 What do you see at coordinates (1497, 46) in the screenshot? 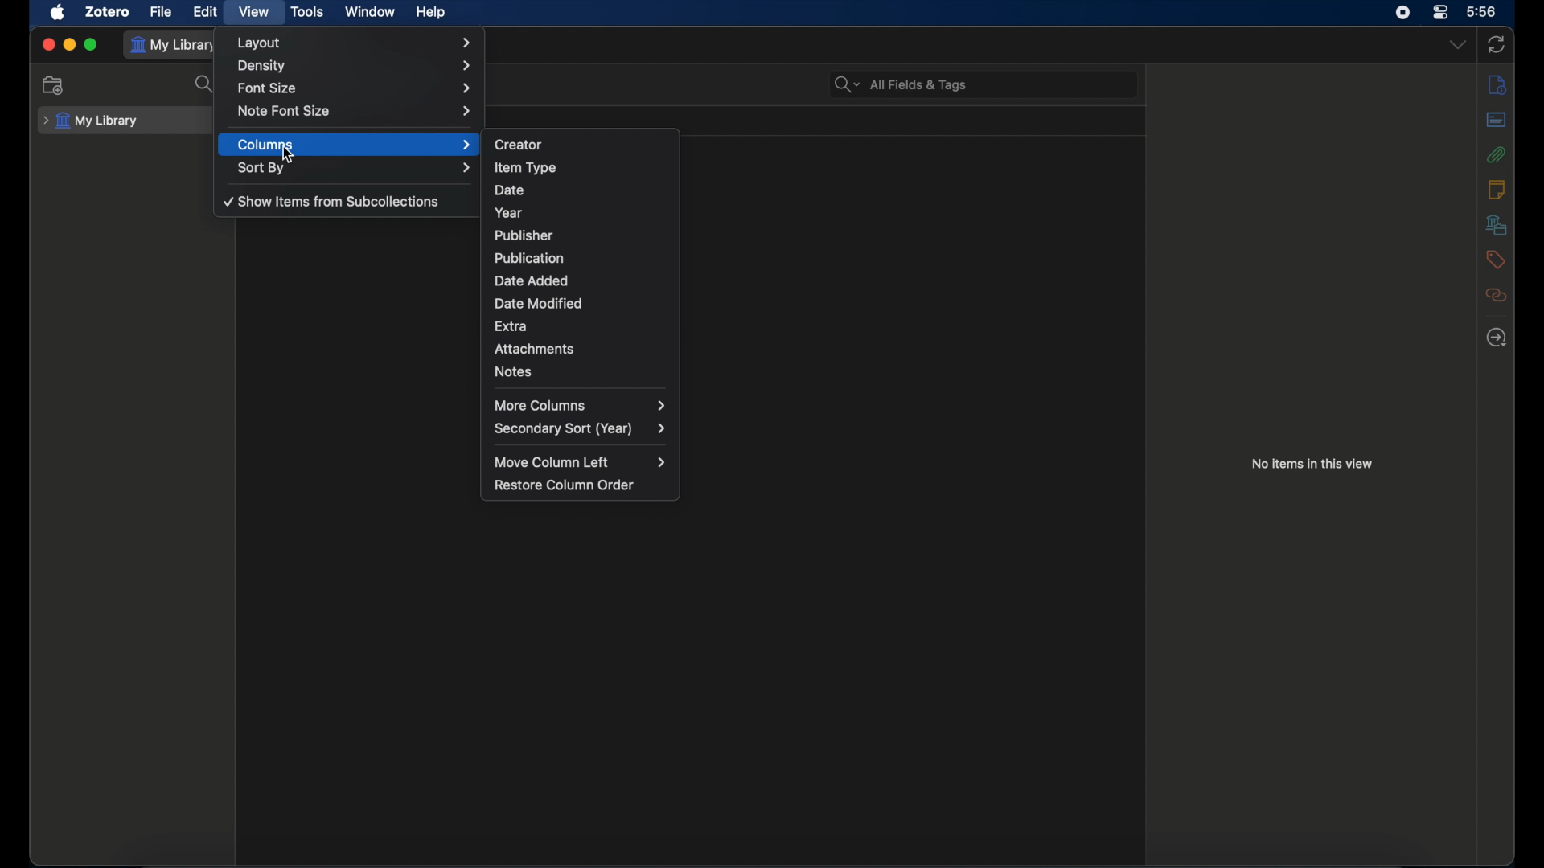
I see `sync` at bounding box center [1497, 46].